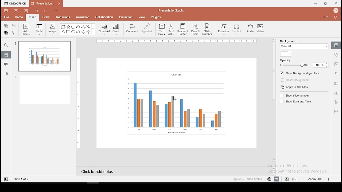 The image size is (342, 192). What do you see at coordinates (224, 29) in the screenshot?
I see `equation` at bounding box center [224, 29].